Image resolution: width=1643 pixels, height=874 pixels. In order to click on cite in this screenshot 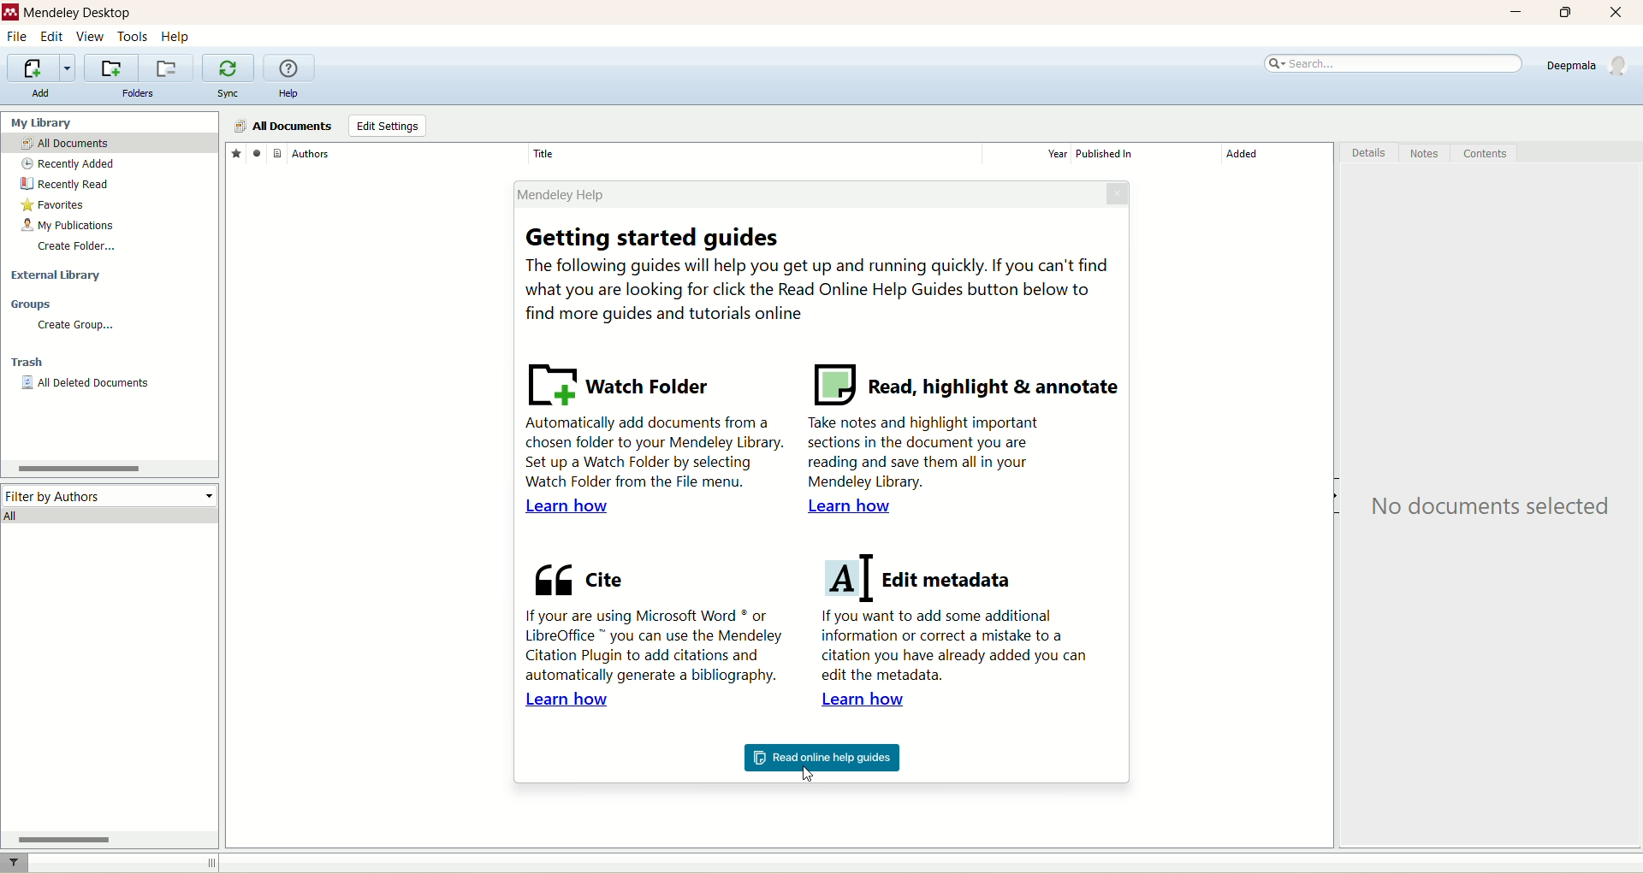, I will do `click(578, 576)`.